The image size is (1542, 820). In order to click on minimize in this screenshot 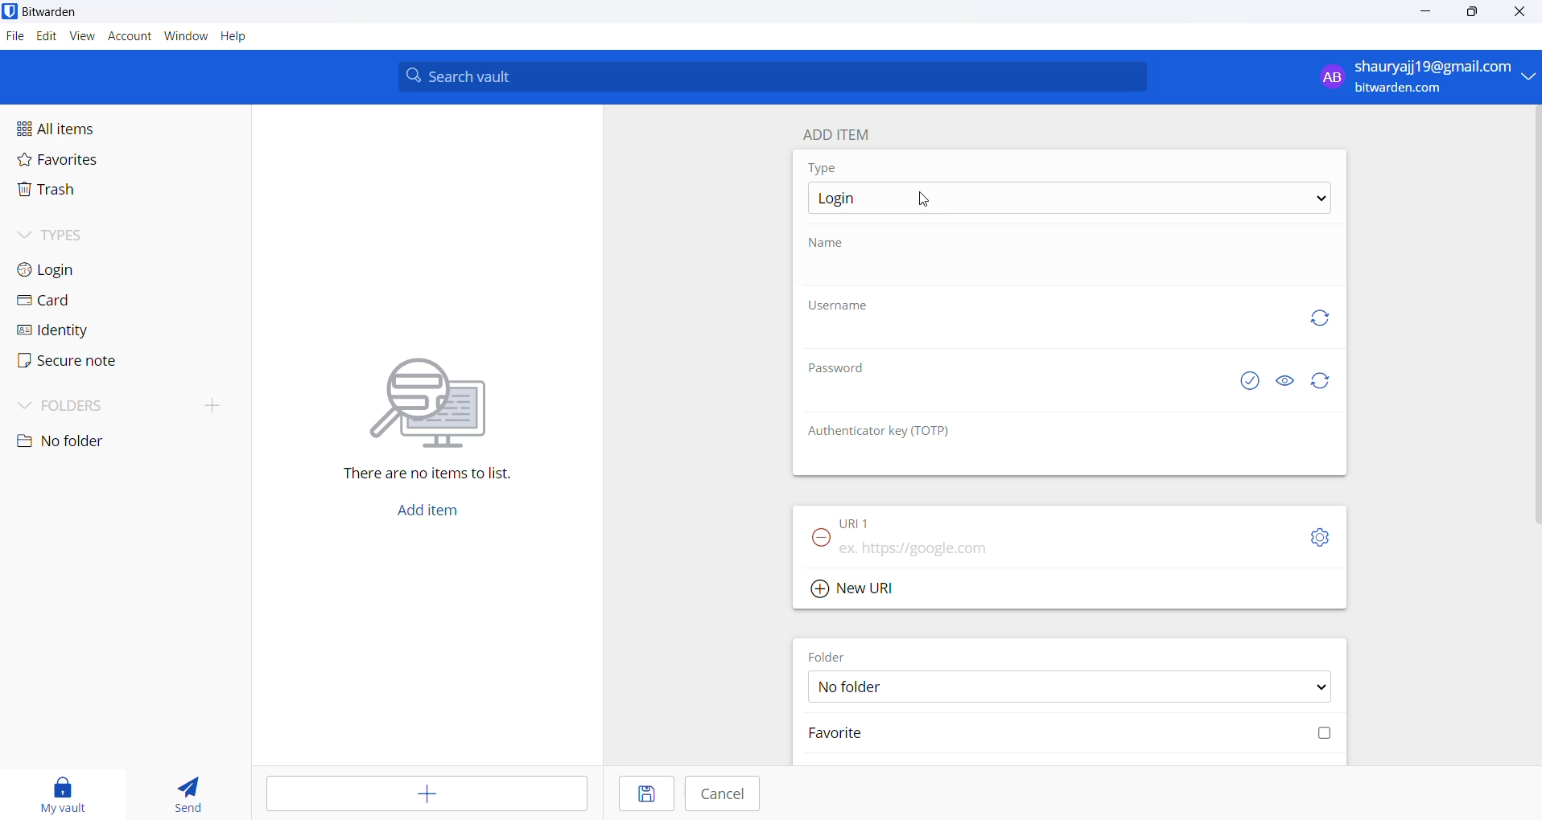, I will do `click(1428, 12)`.